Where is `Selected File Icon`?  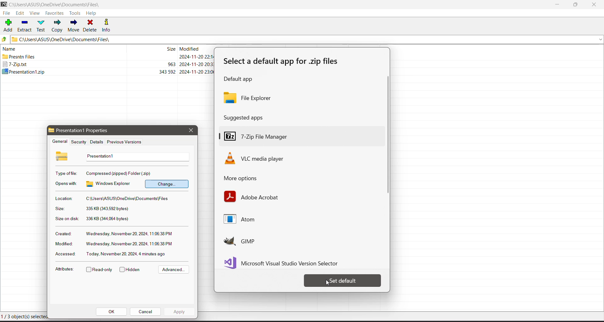
Selected File Icon is located at coordinates (63, 156).